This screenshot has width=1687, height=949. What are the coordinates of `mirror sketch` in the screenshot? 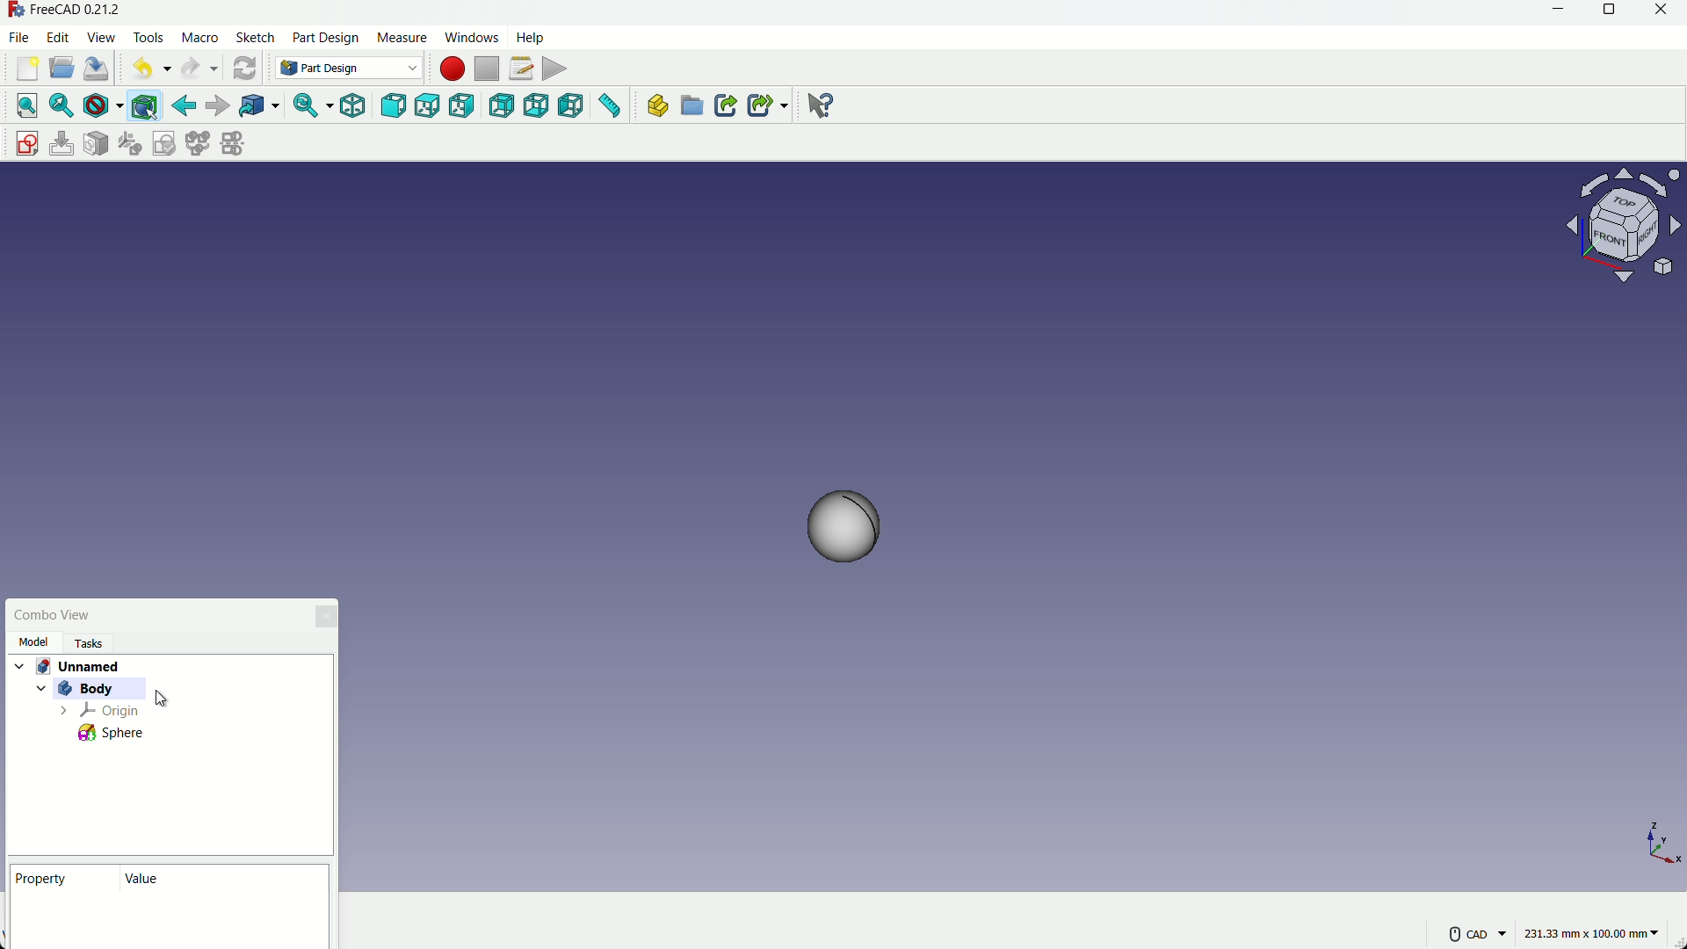 It's located at (234, 143).